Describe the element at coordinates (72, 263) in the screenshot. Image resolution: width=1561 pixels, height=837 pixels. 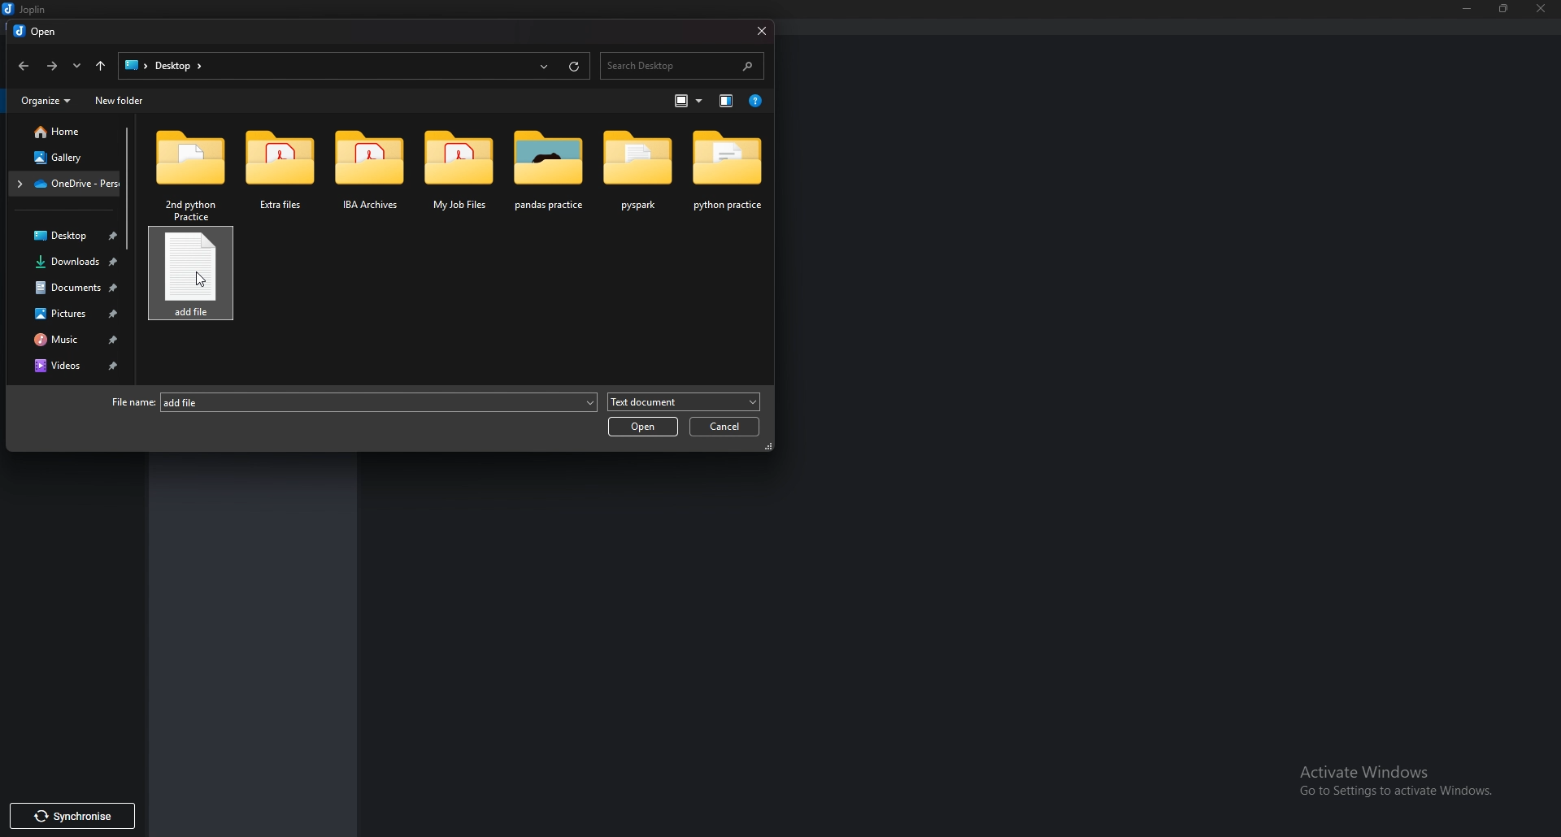
I see `Downloads` at that location.